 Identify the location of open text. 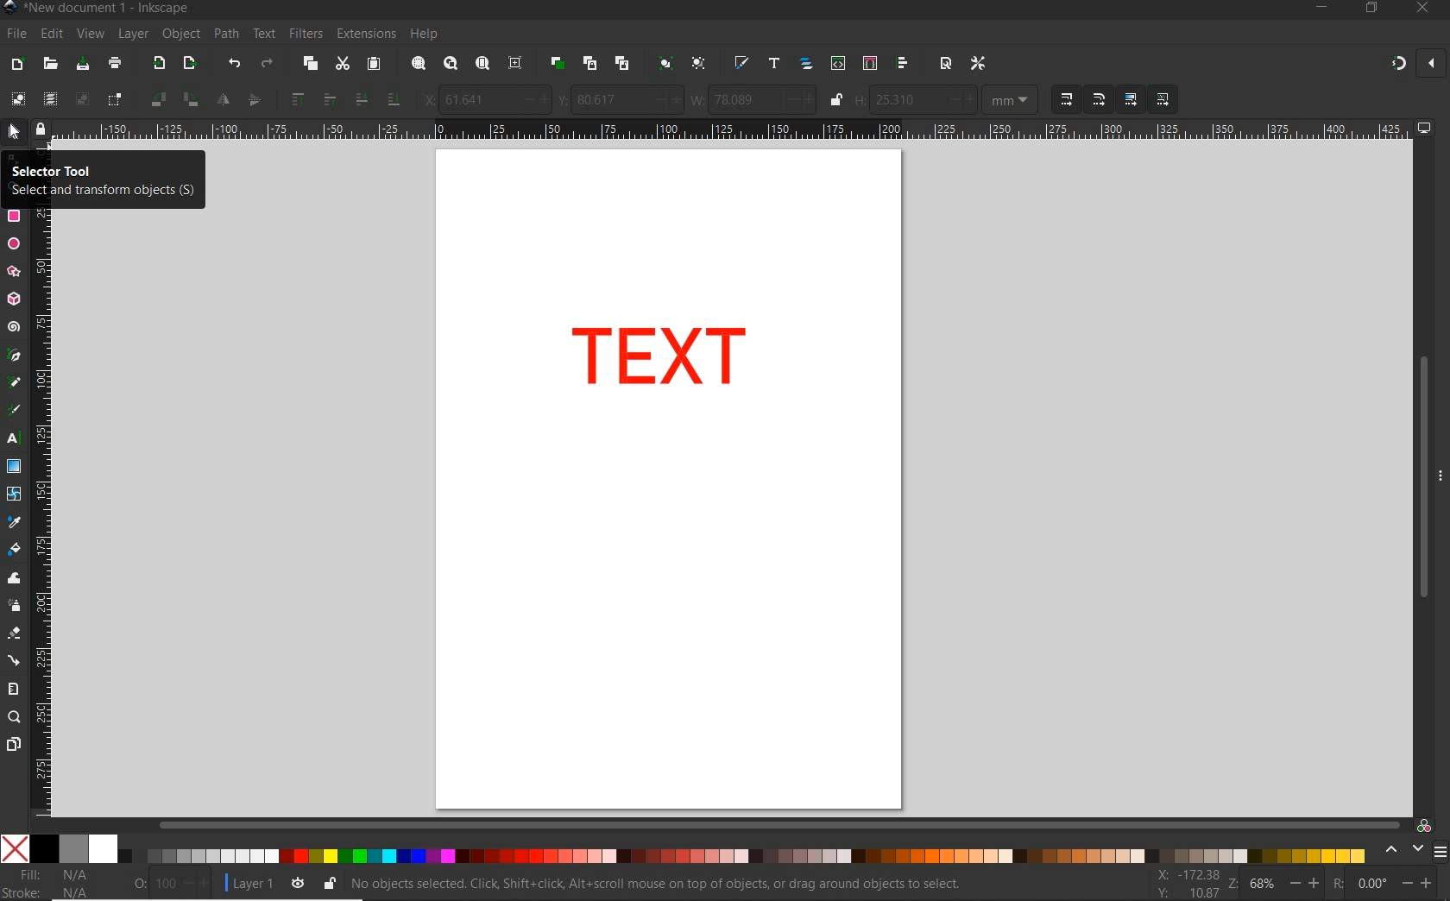
(774, 65).